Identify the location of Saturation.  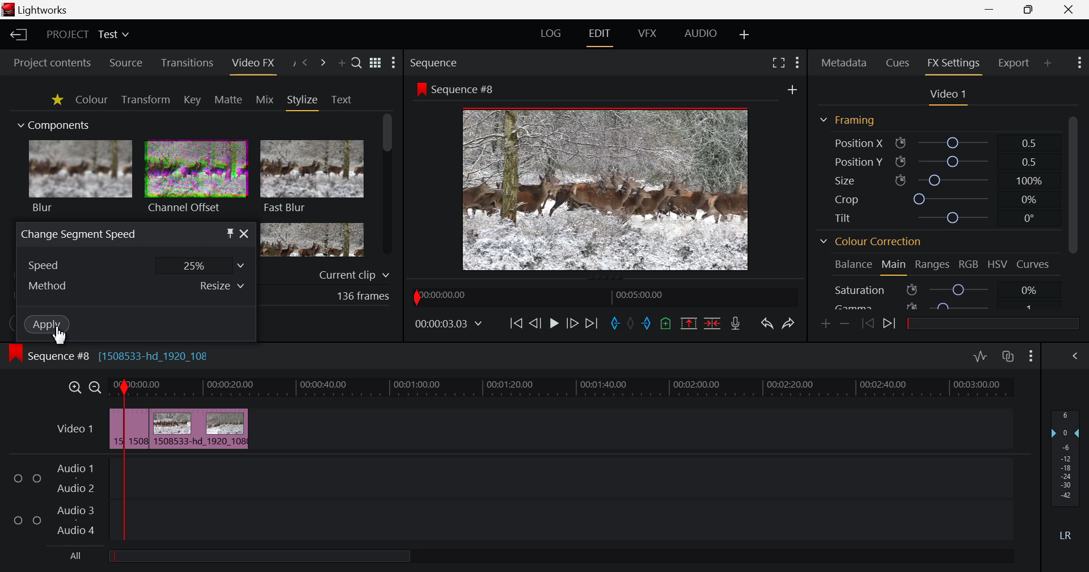
(944, 288).